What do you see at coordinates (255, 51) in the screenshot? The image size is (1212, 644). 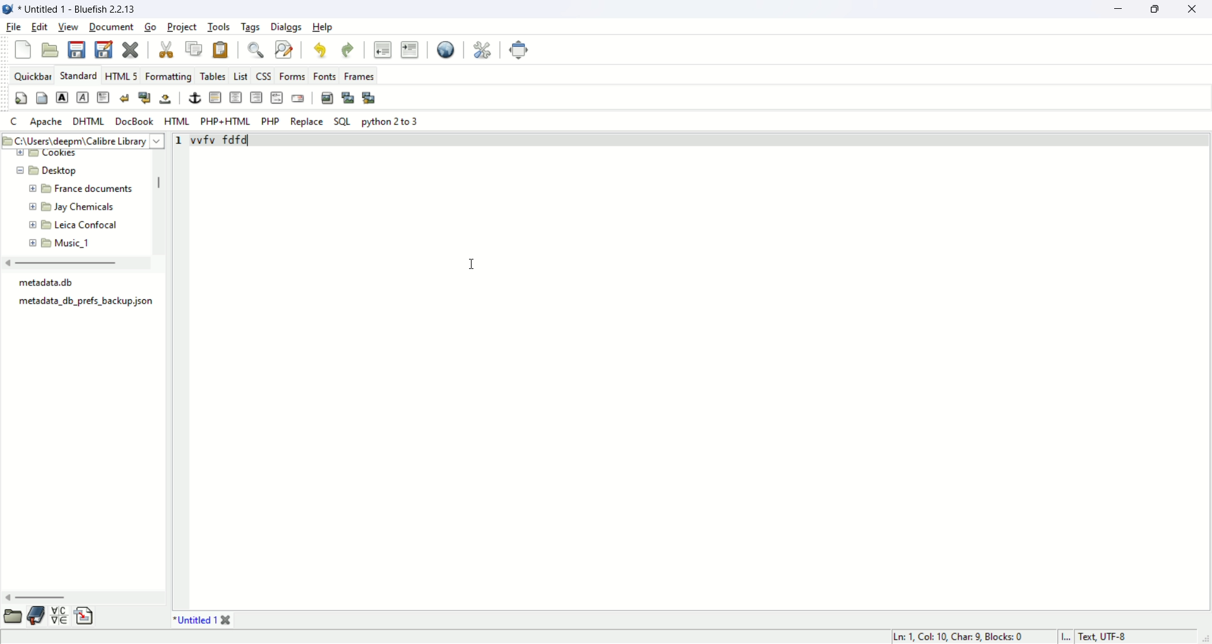 I see `show find bar` at bounding box center [255, 51].